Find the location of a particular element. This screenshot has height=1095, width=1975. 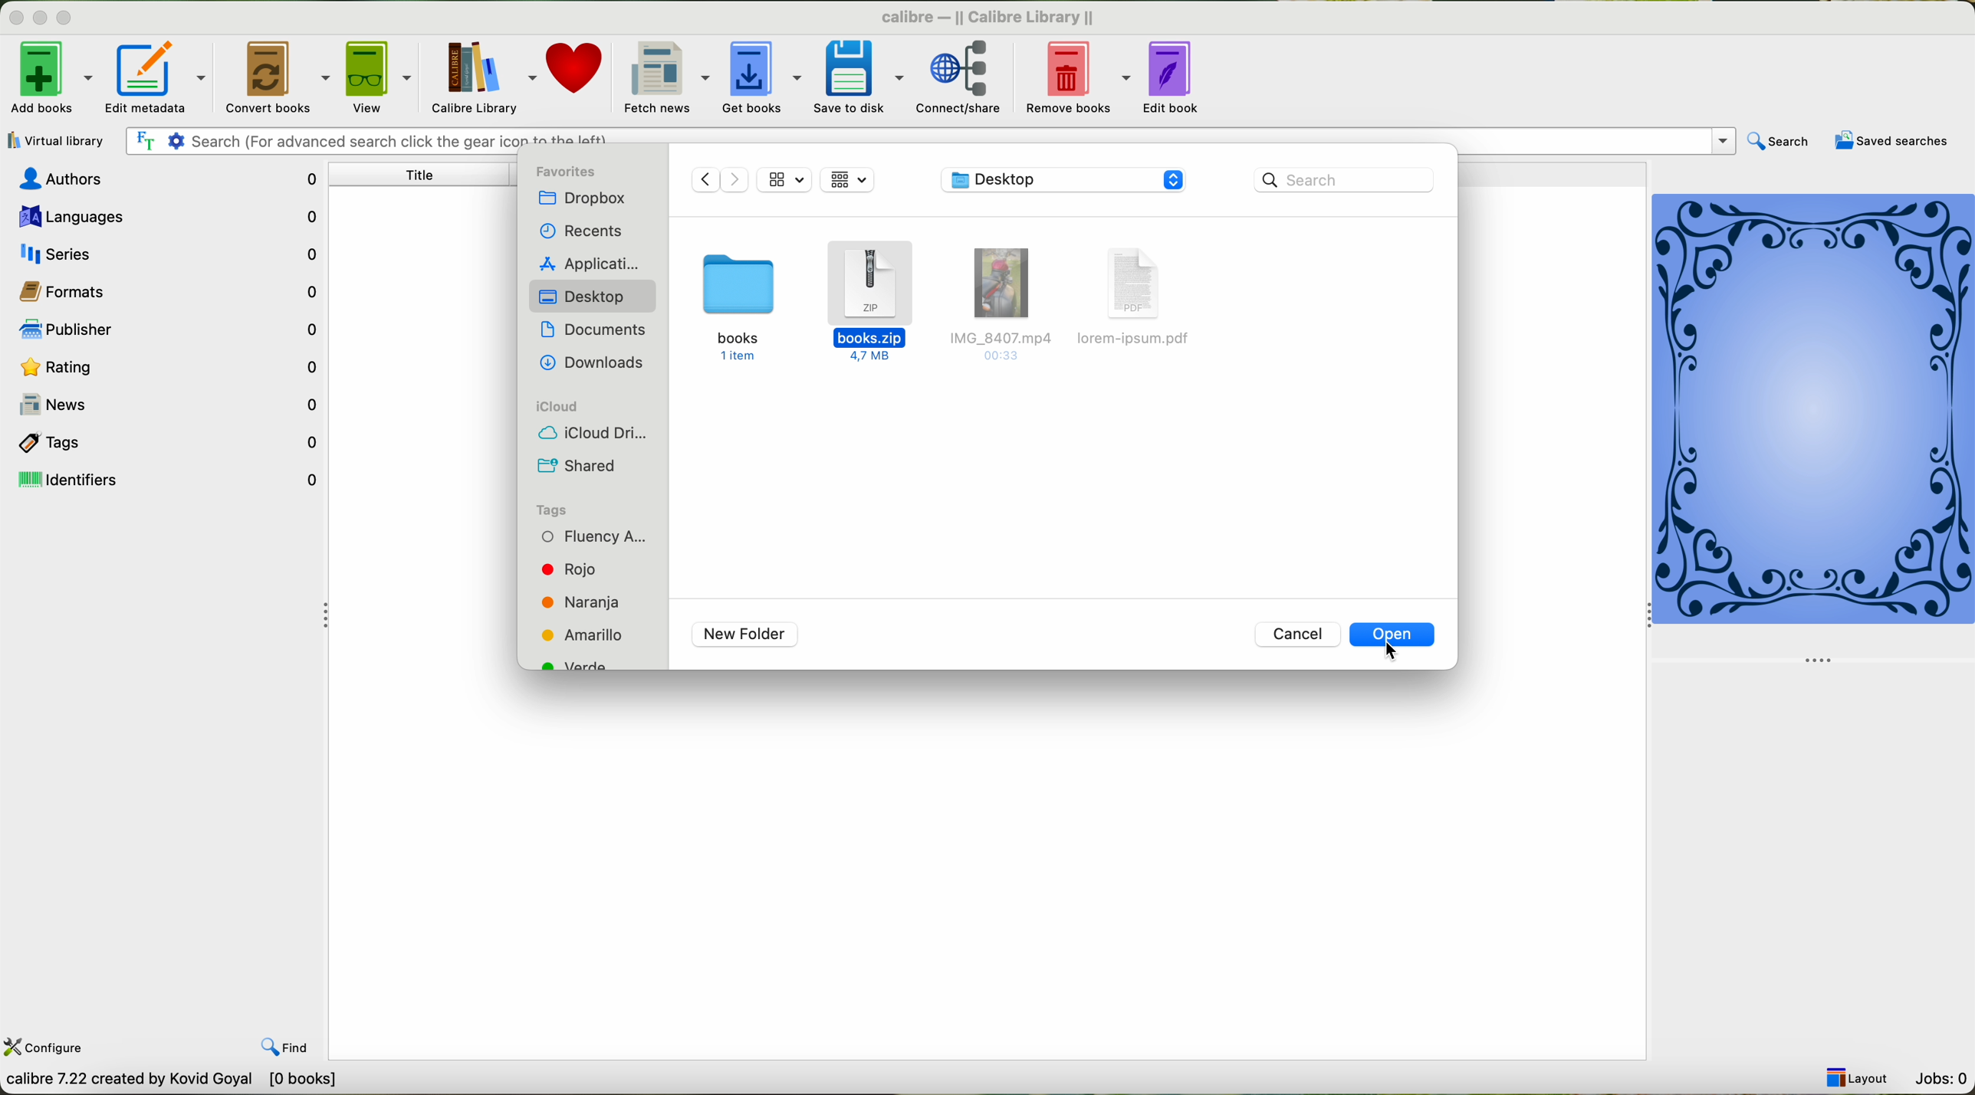

publisher is located at coordinates (162, 329).